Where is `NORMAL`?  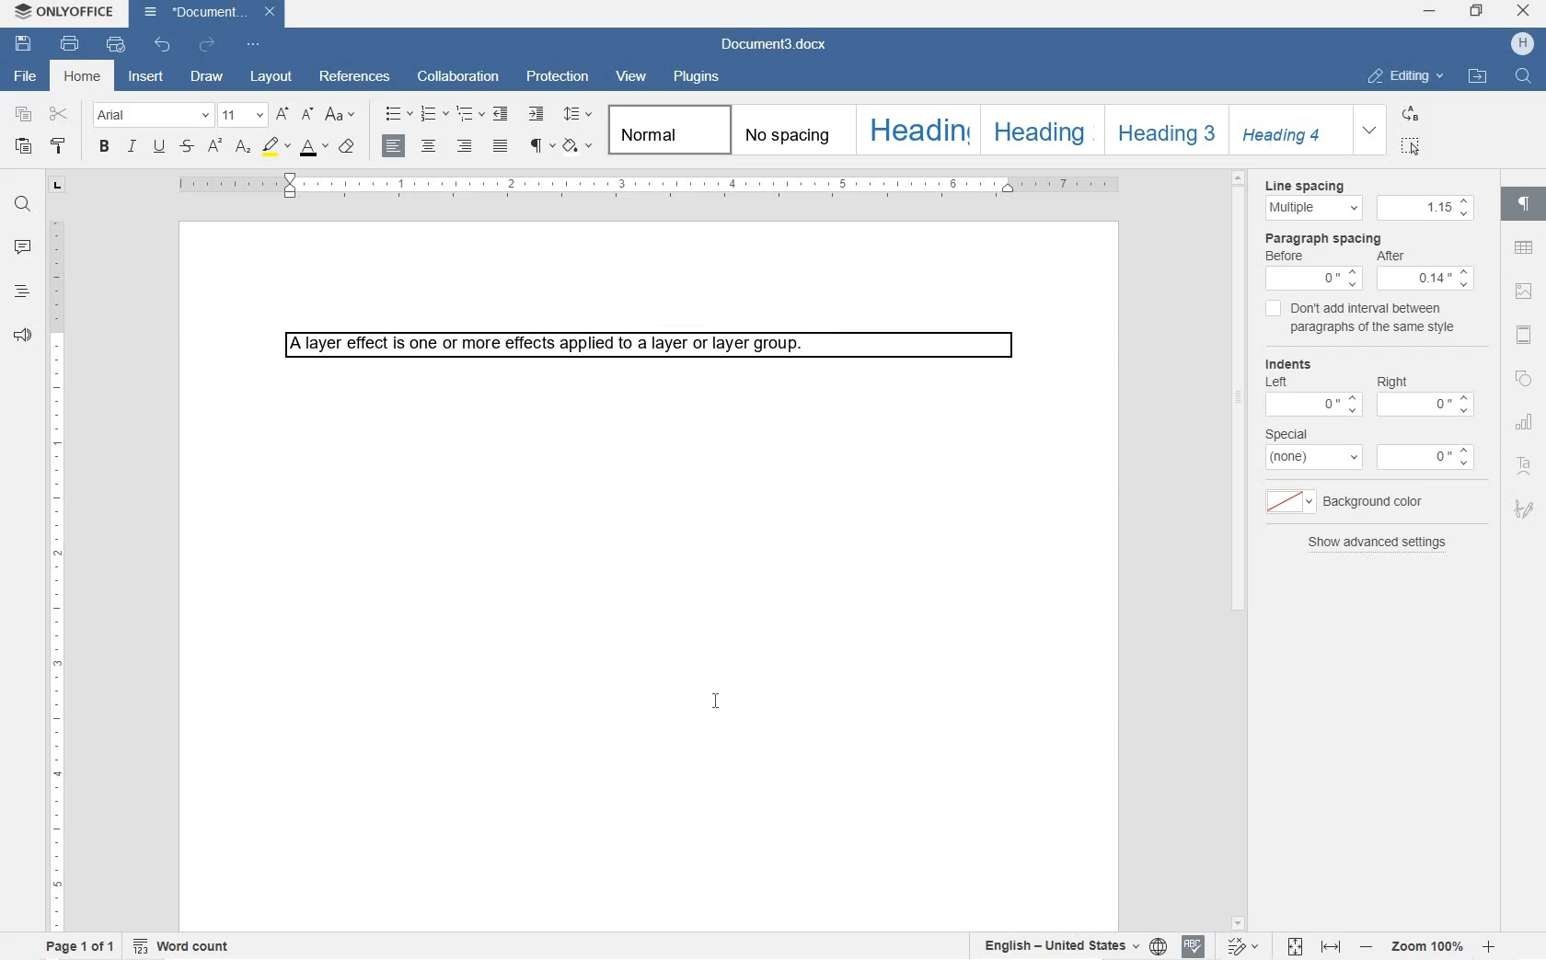
NORMAL is located at coordinates (665, 128).